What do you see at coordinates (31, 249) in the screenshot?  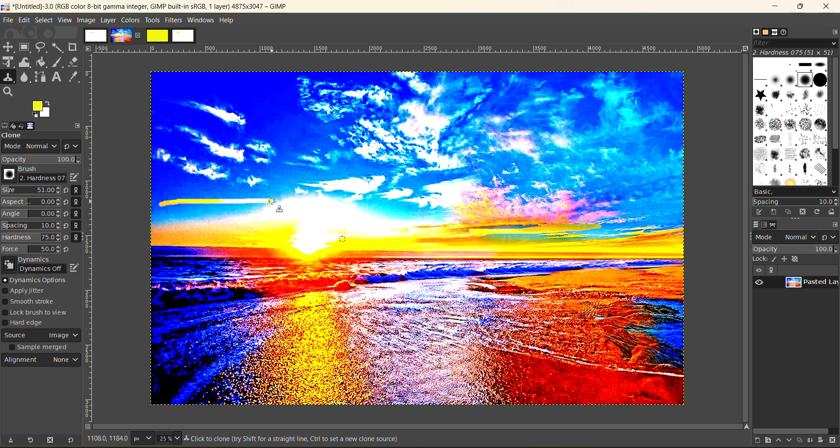 I see `Force. 50.0` at bounding box center [31, 249].